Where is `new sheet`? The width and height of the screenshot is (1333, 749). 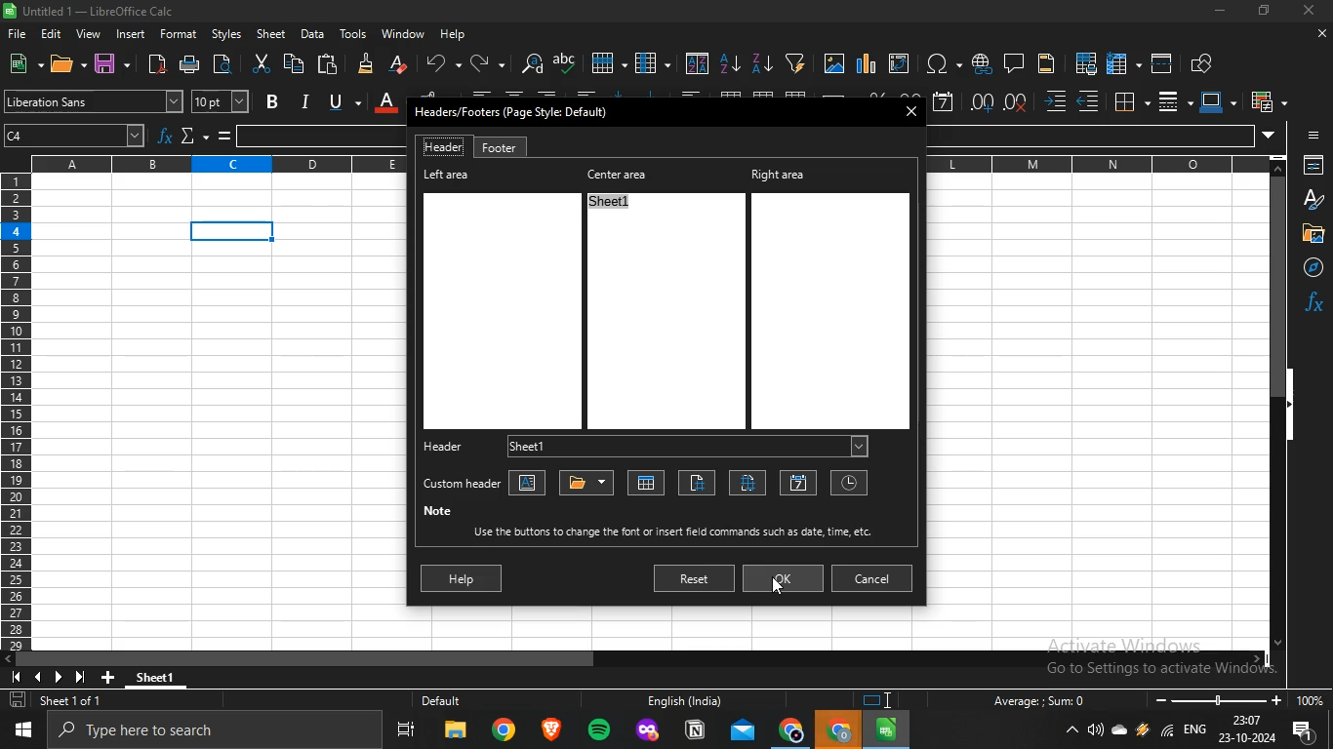
new sheet is located at coordinates (112, 675).